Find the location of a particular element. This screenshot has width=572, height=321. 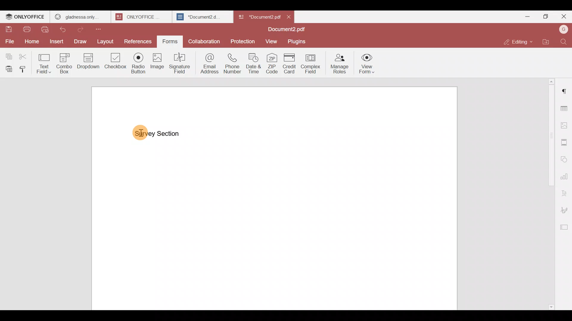

Form settings is located at coordinates (563, 226).